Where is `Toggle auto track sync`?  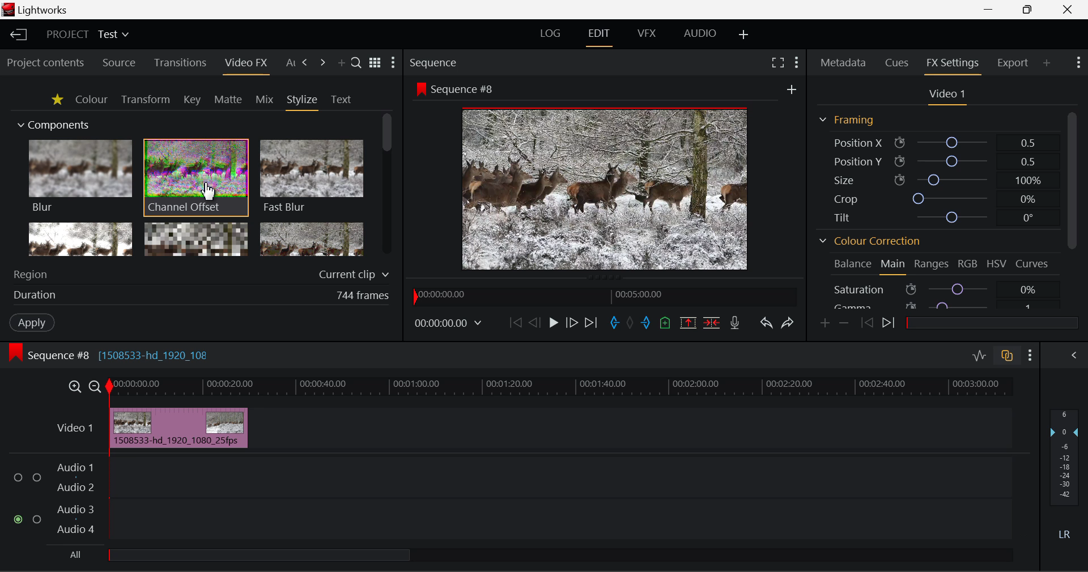
Toggle auto track sync is located at coordinates (1006, 356).